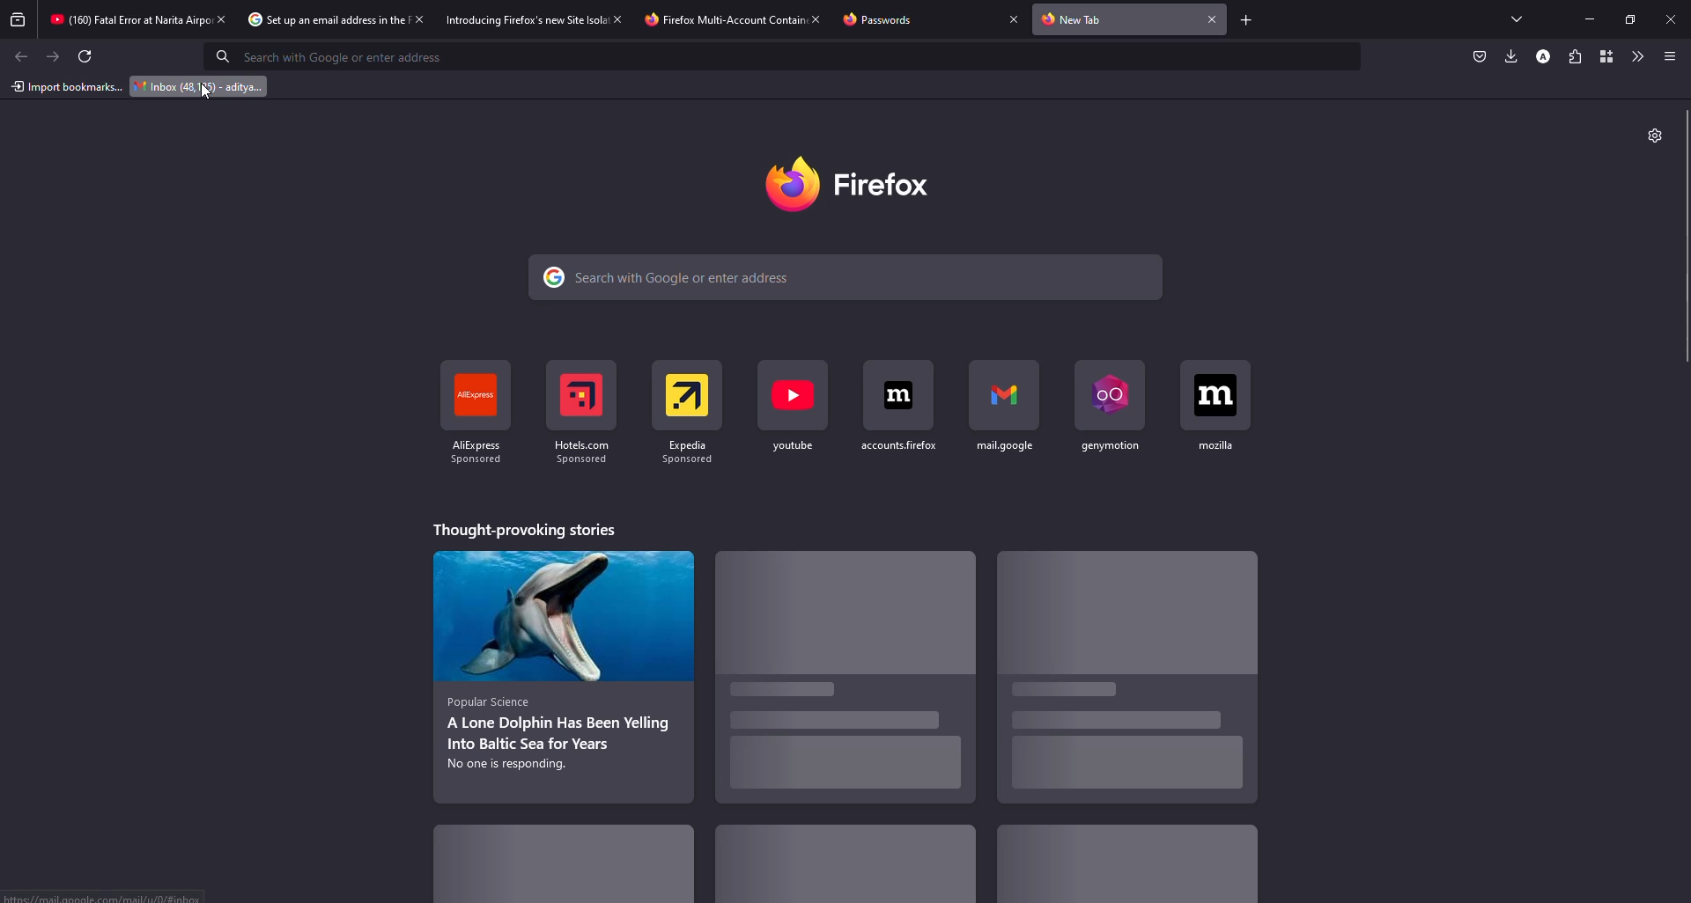  Describe the element at coordinates (222, 19) in the screenshot. I see `close` at that location.